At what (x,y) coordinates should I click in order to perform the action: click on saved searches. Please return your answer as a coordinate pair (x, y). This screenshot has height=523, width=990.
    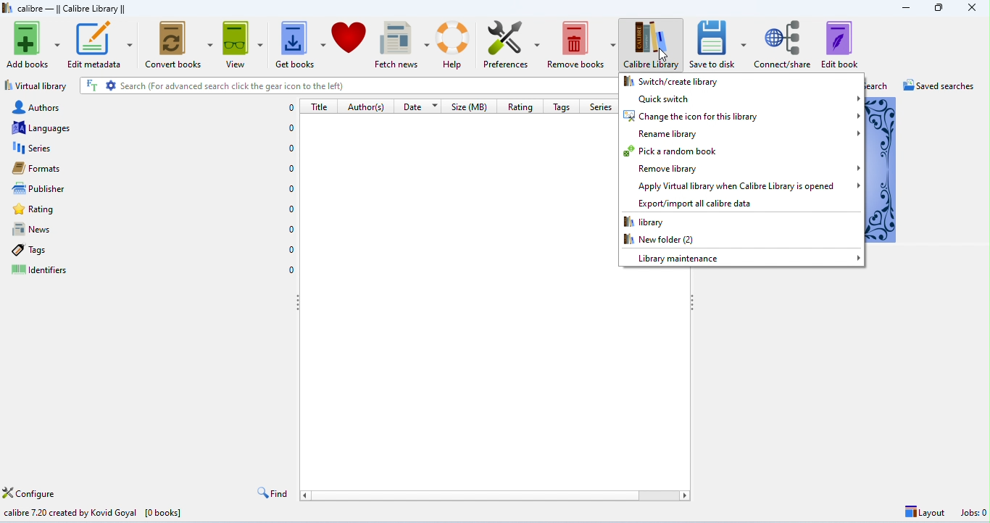
    Looking at the image, I should click on (941, 86).